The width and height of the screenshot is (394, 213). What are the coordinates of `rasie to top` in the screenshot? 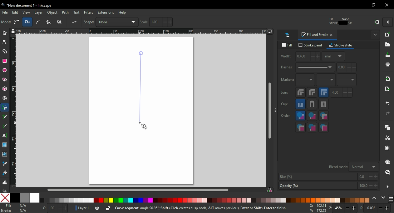 It's located at (101, 22).